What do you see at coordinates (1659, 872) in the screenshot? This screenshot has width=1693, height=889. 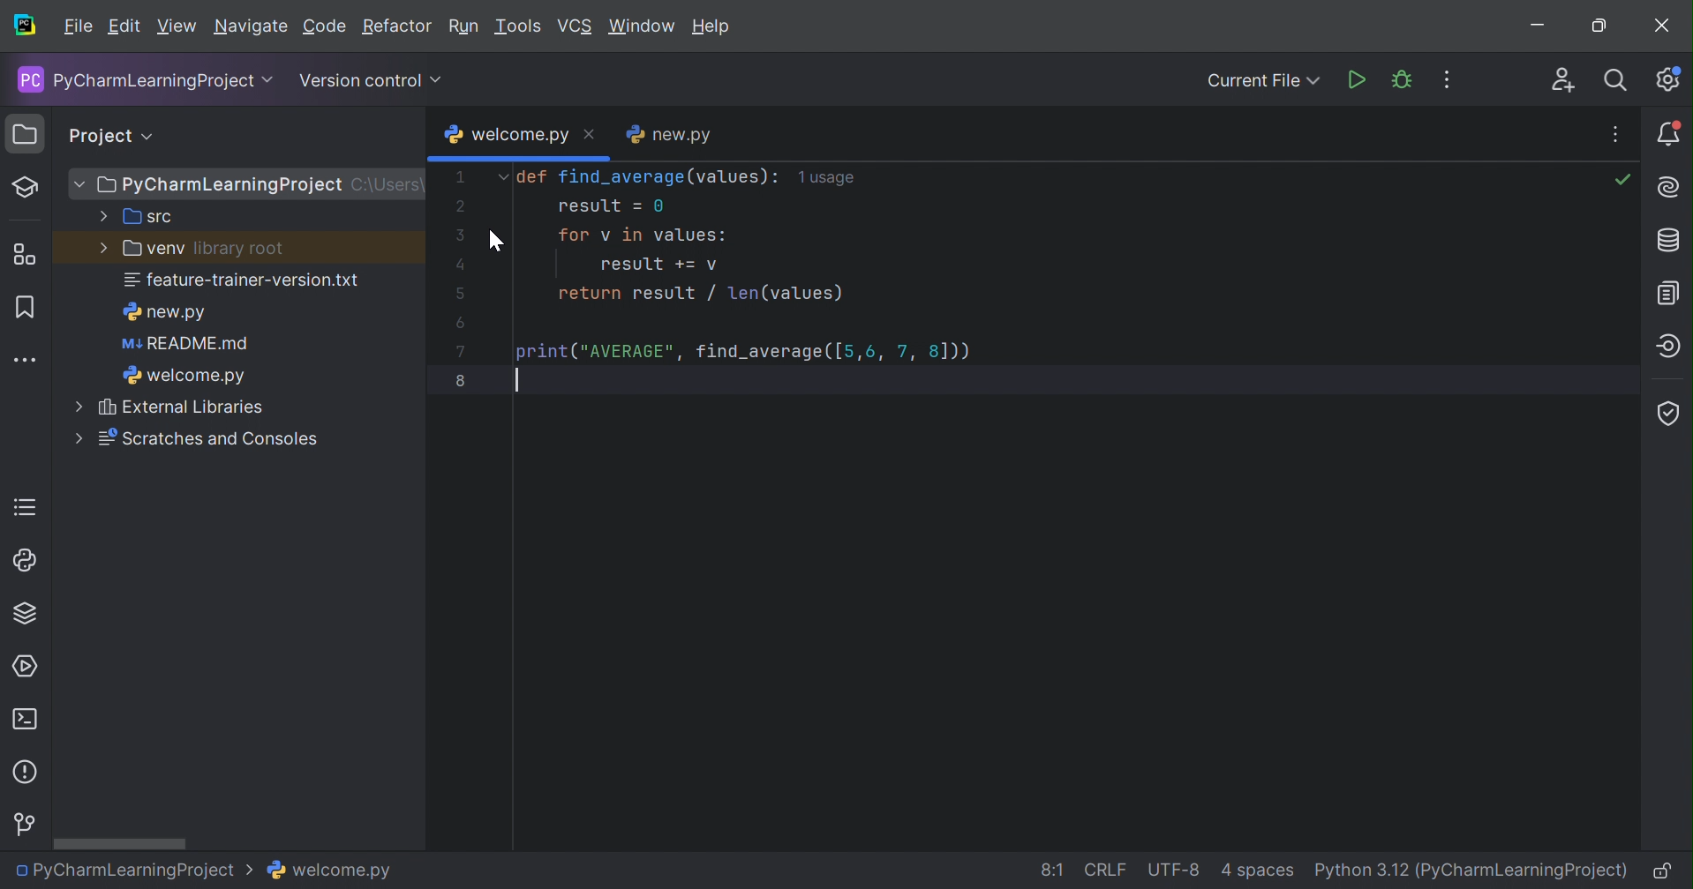 I see `Make file read-only` at bounding box center [1659, 872].